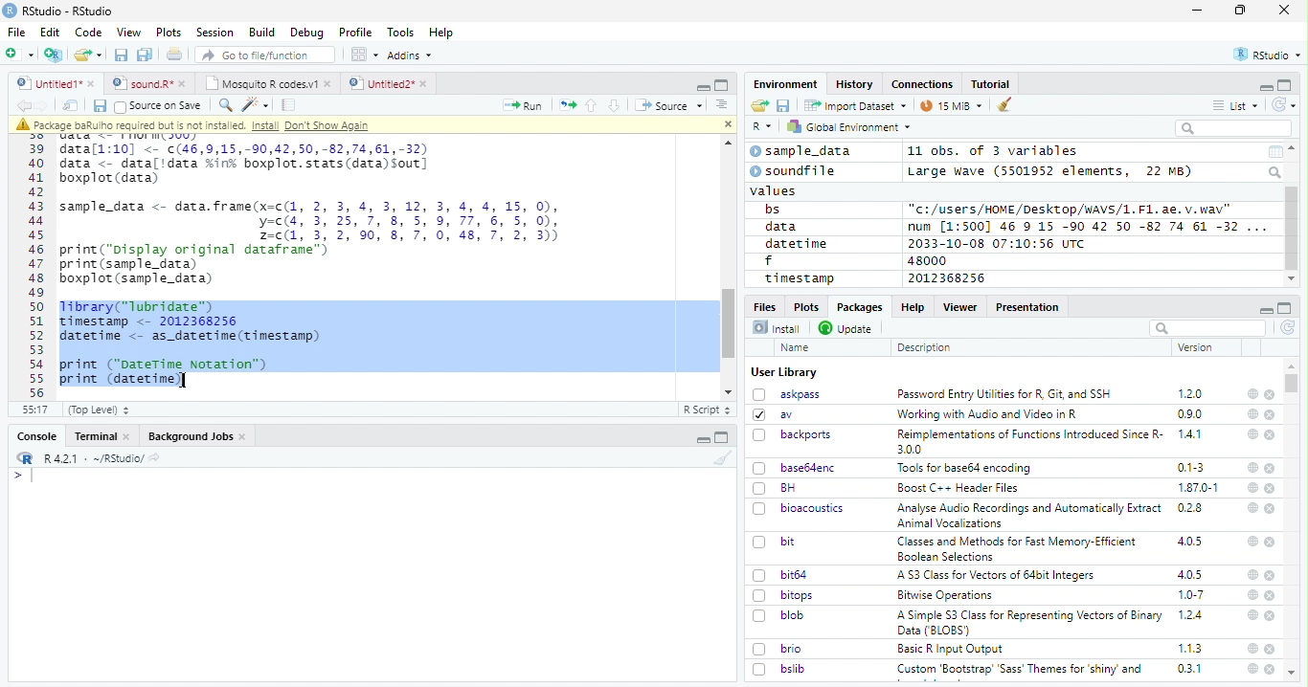  What do you see at coordinates (766, 305) in the screenshot?
I see `Files` at bounding box center [766, 305].